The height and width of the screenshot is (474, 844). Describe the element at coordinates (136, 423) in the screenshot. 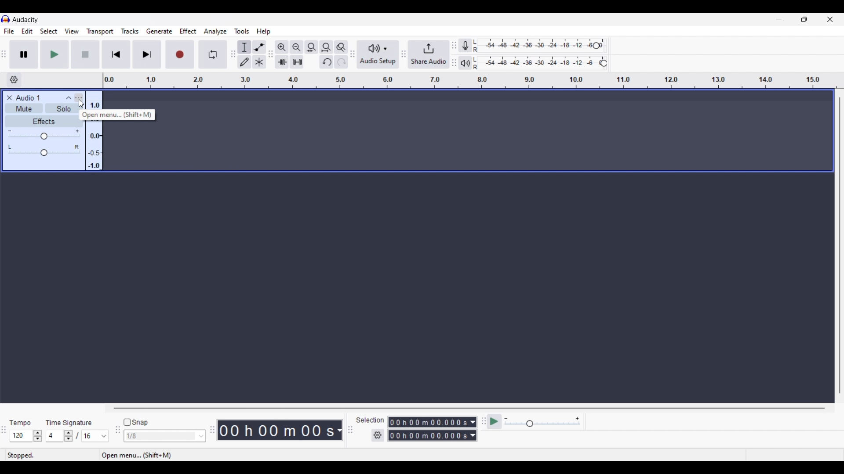

I see `Snap toggle` at that location.